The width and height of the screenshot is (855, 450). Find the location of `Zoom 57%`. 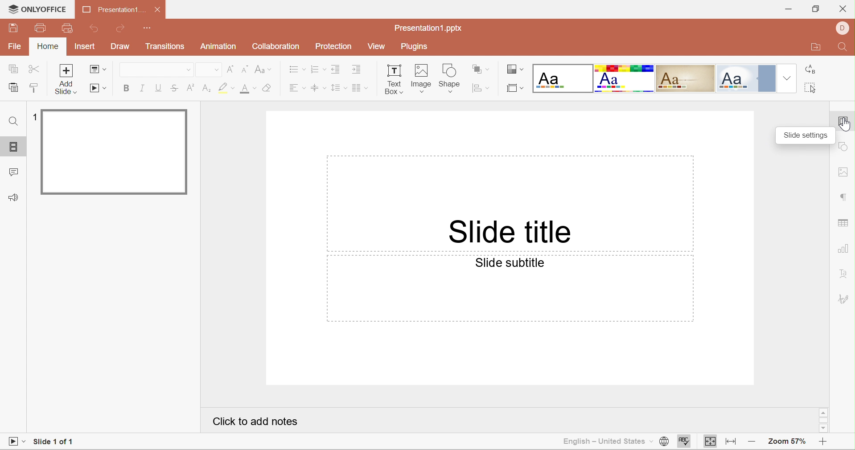

Zoom 57% is located at coordinates (786, 442).